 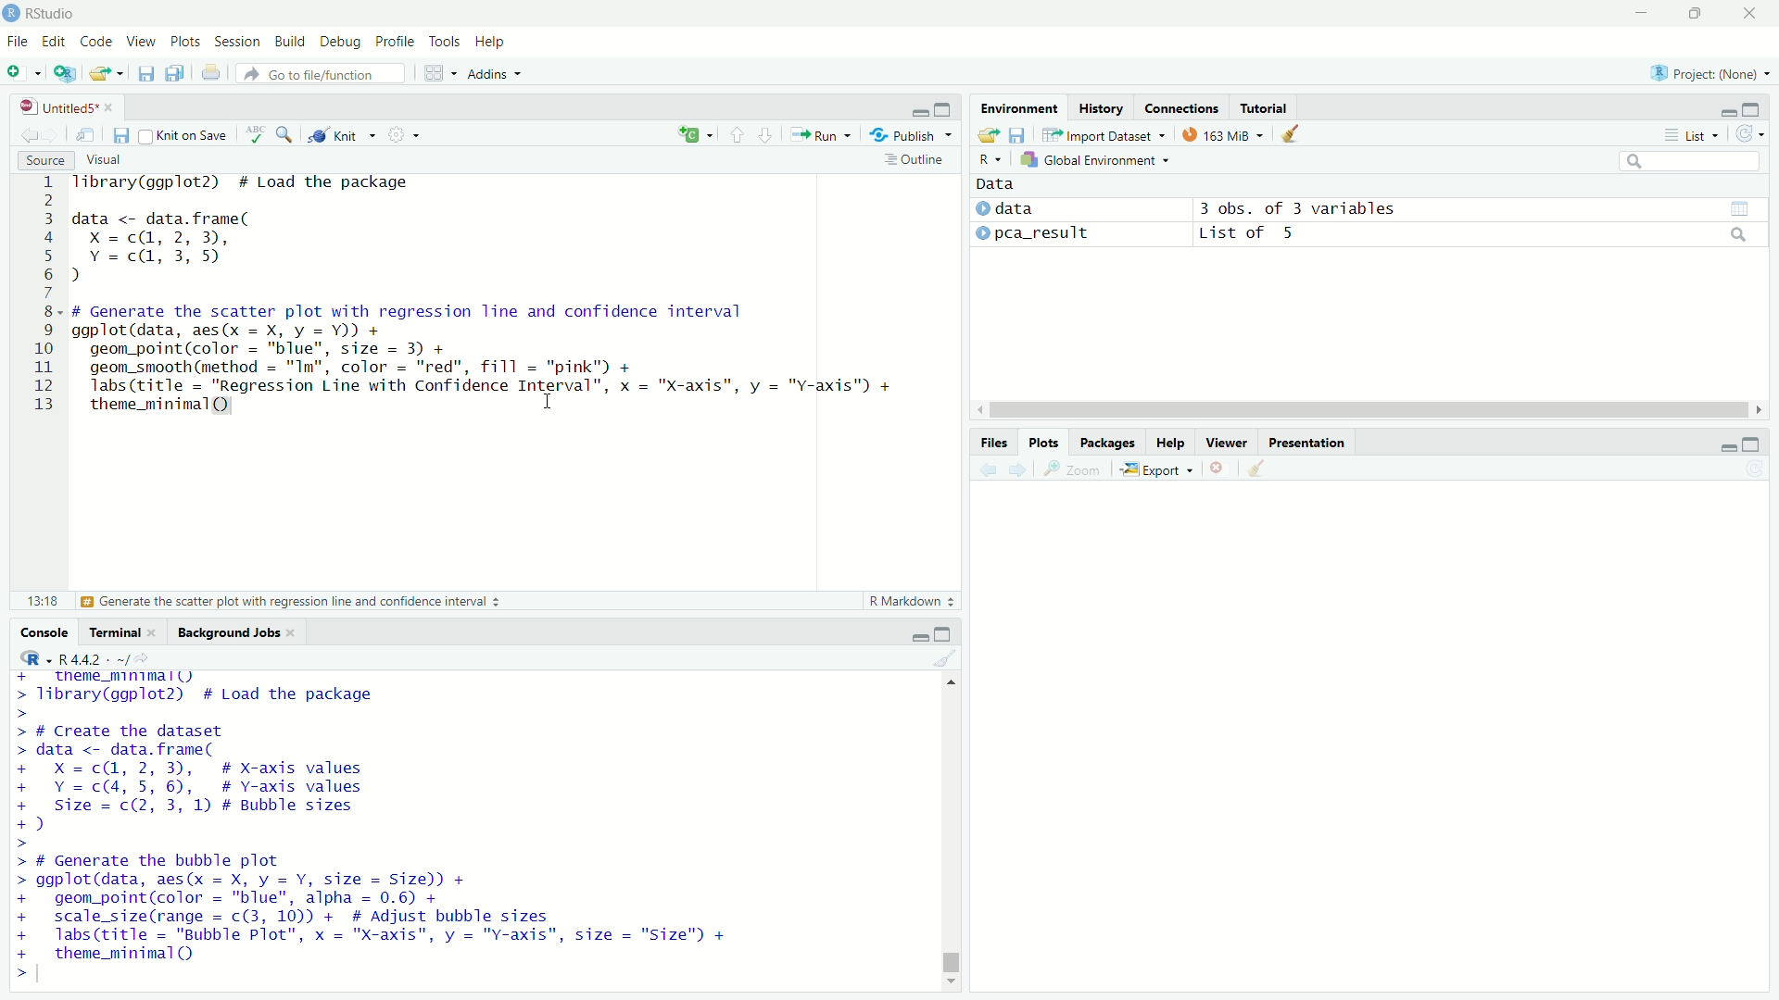 I want to click on Knit, so click(x=342, y=133).